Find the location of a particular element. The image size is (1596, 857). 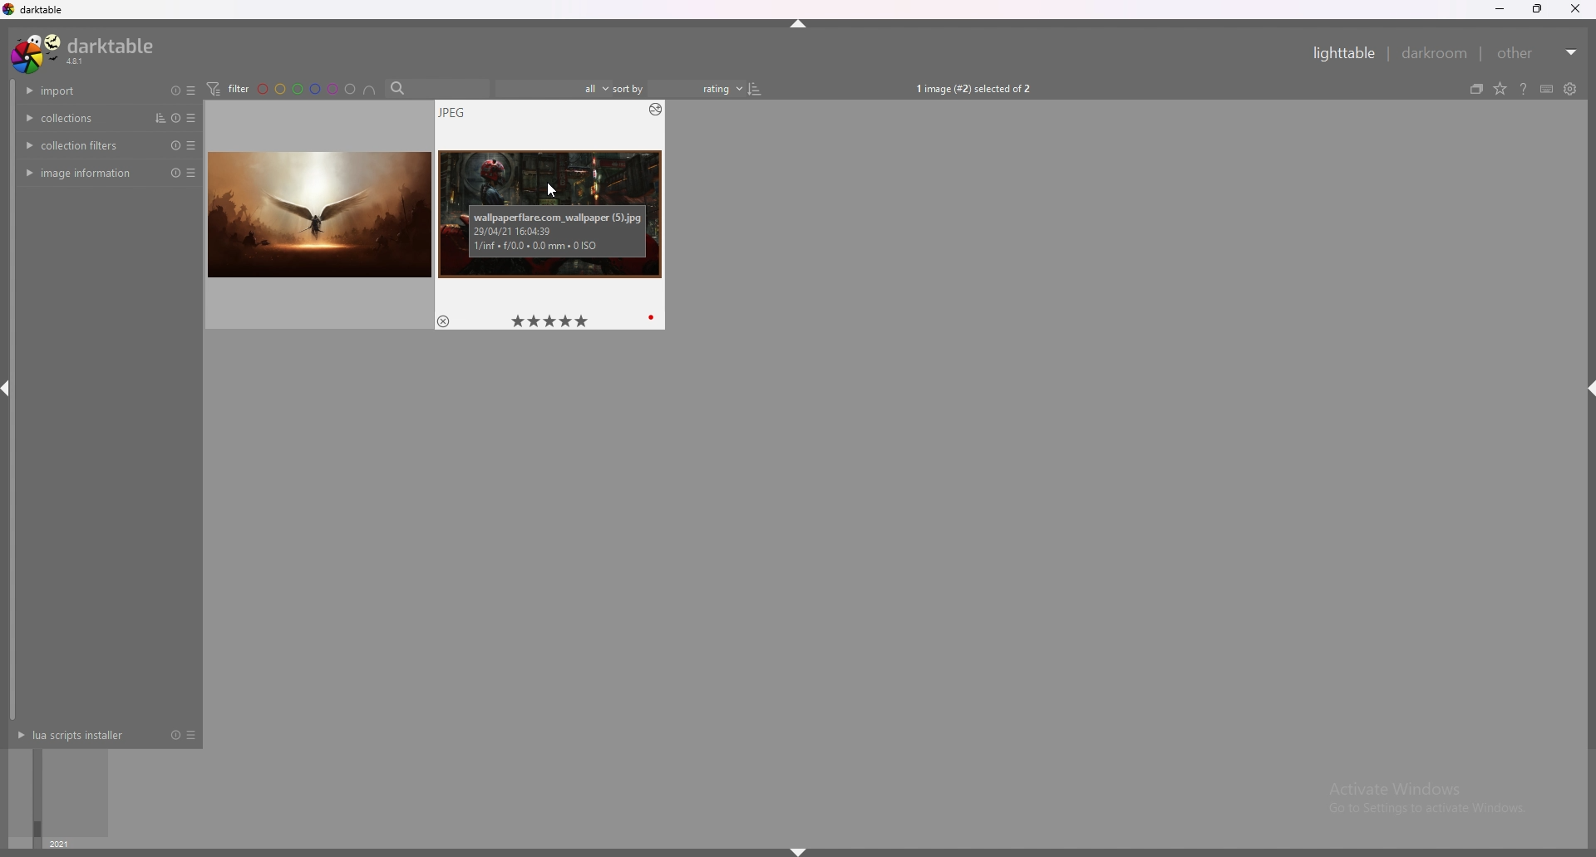

darktable is located at coordinates (34, 9).